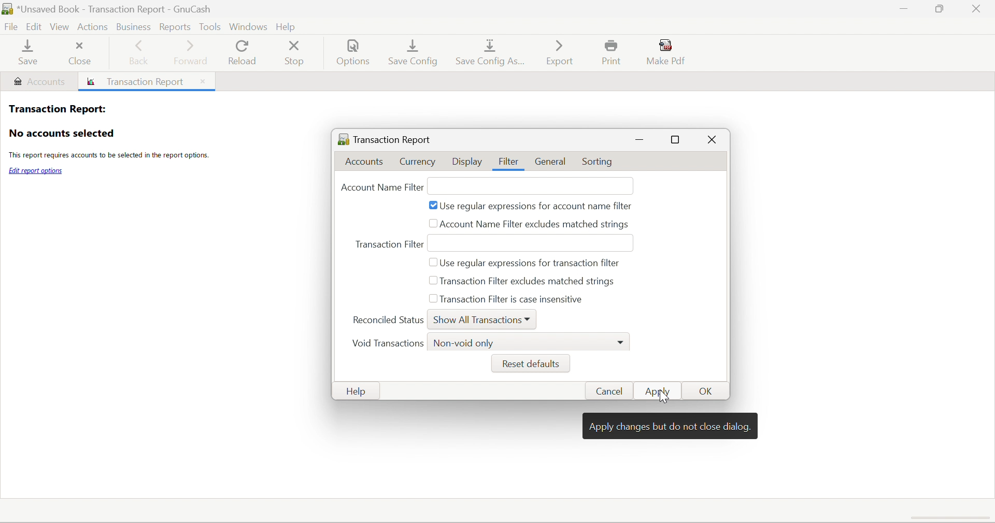  I want to click on Transaction Filter excludes matched strings, so click(536, 282).